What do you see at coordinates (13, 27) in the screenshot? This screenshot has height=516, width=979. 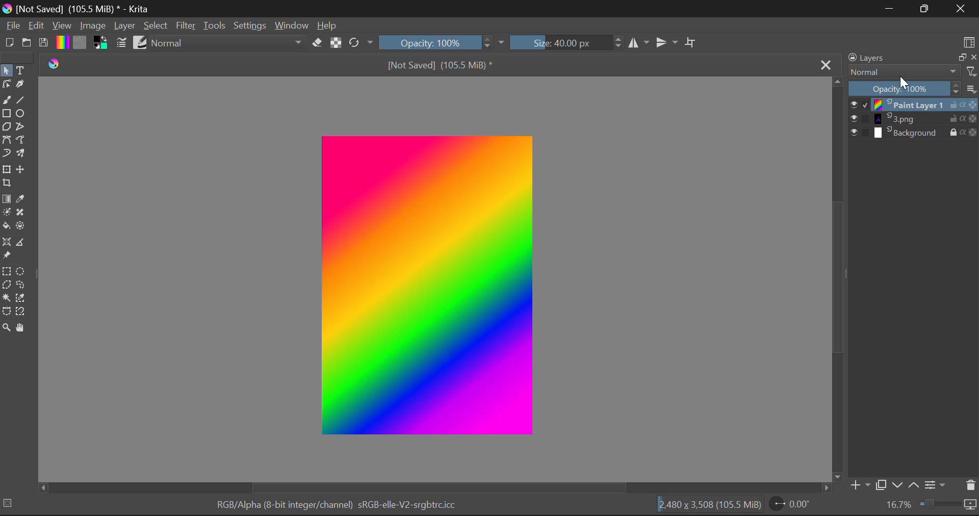 I see `File` at bounding box center [13, 27].